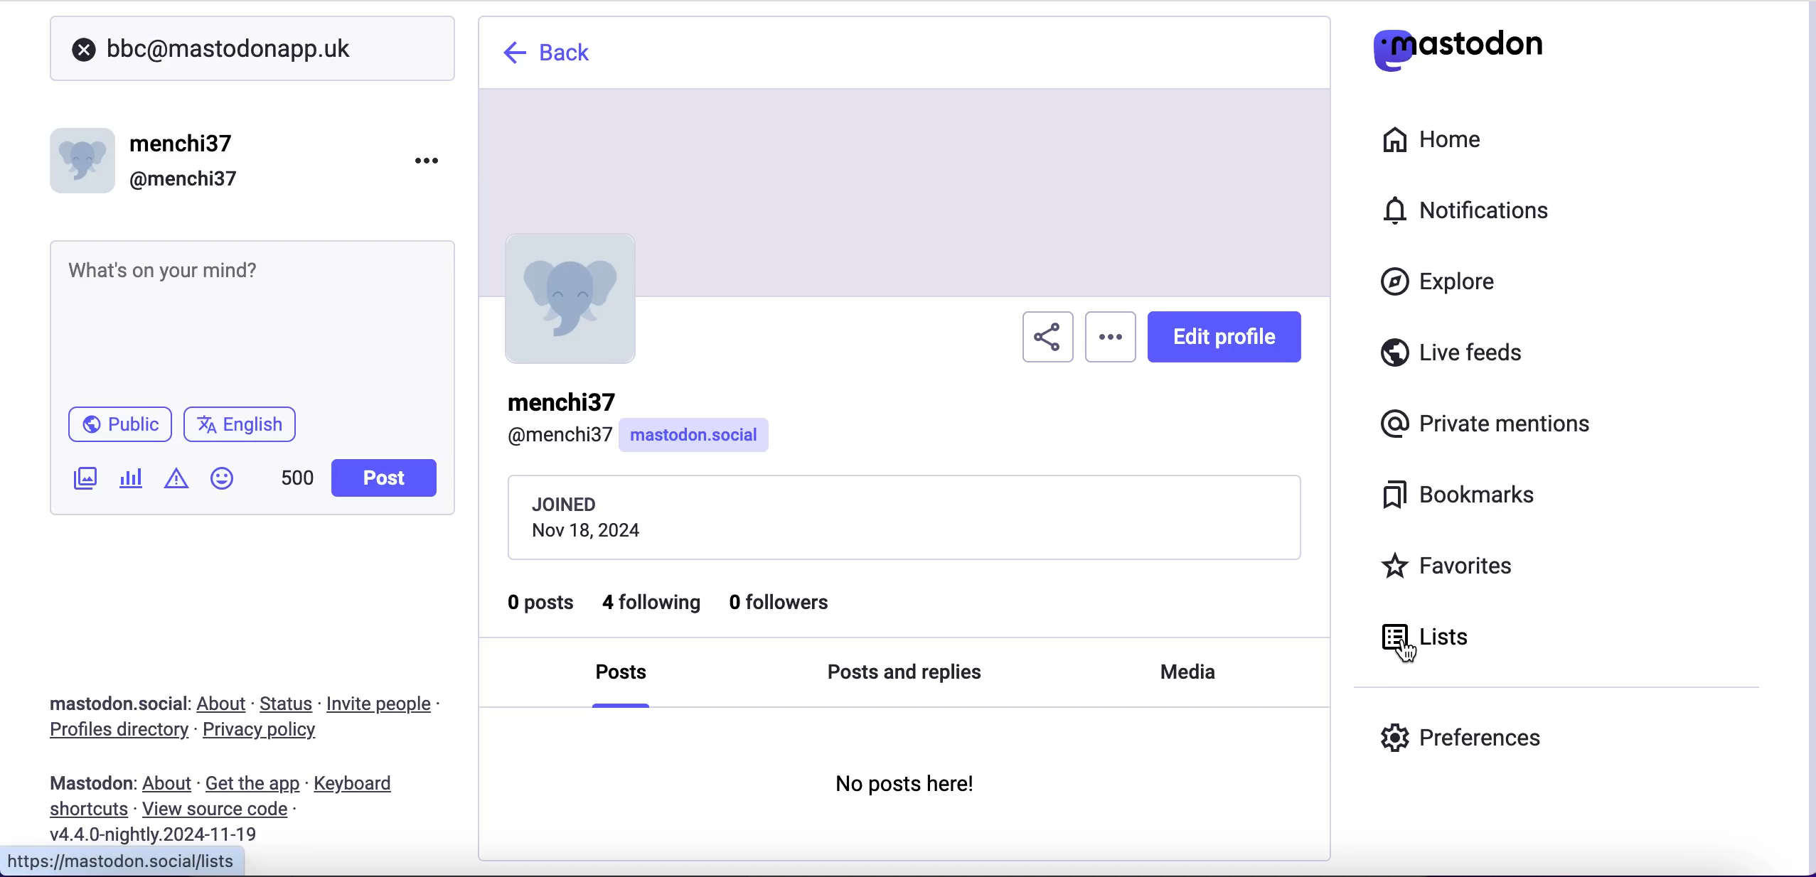  Describe the element at coordinates (546, 55) in the screenshot. I see `back` at that location.